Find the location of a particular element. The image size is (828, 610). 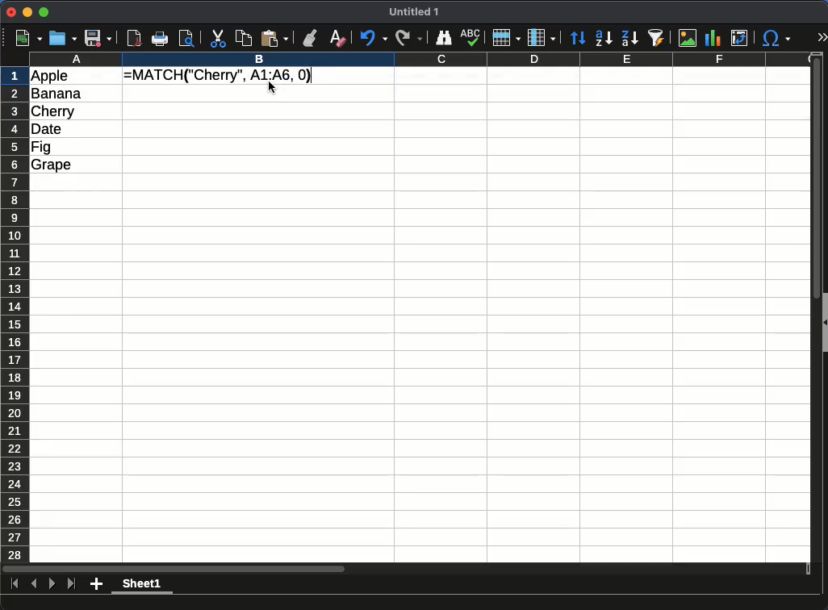

clone formatting is located at coordinates (310, 39).